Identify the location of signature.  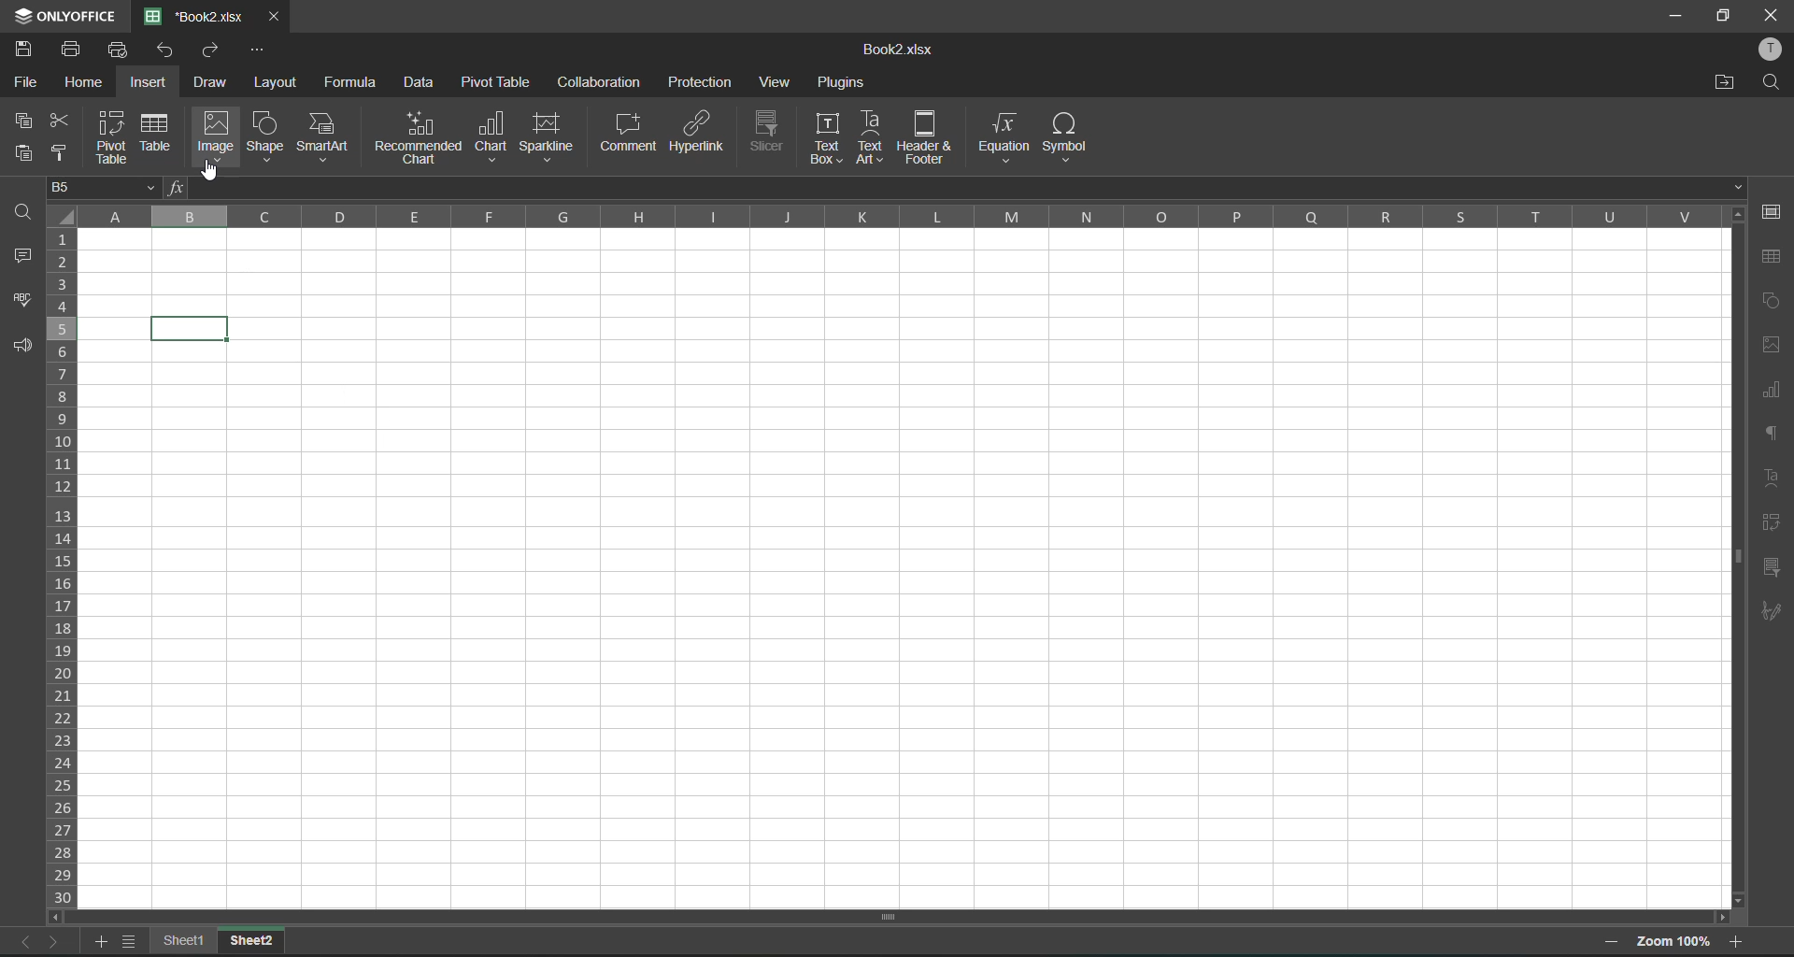
(1773, 610).